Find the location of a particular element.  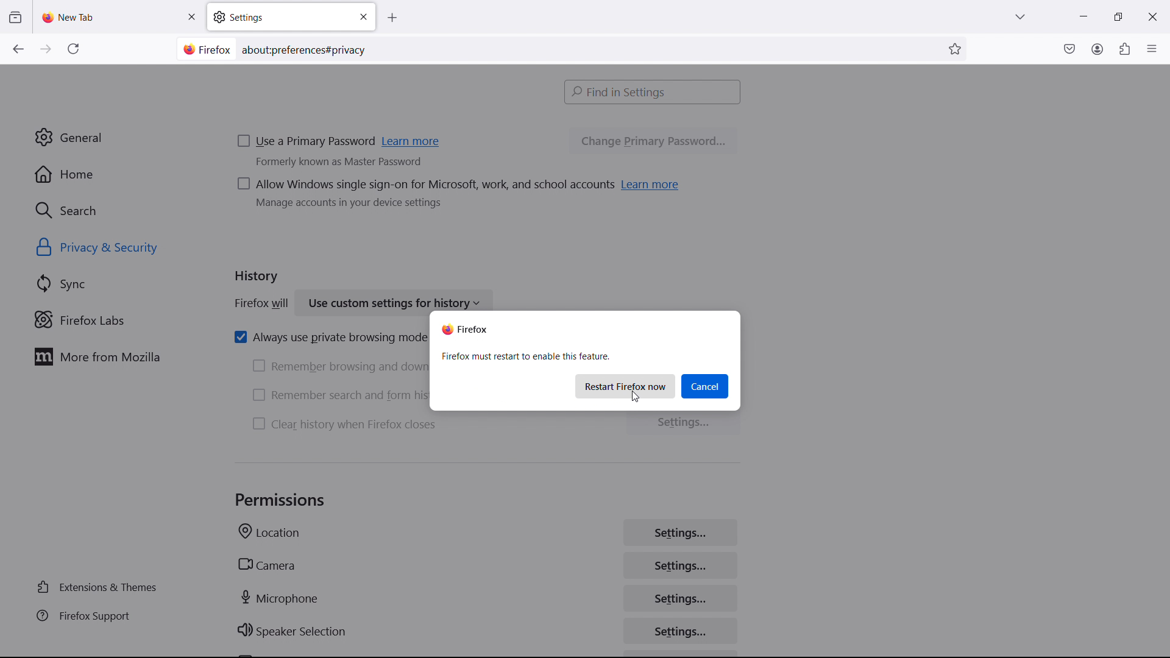

reload current page is located at coordinates (73, 51).